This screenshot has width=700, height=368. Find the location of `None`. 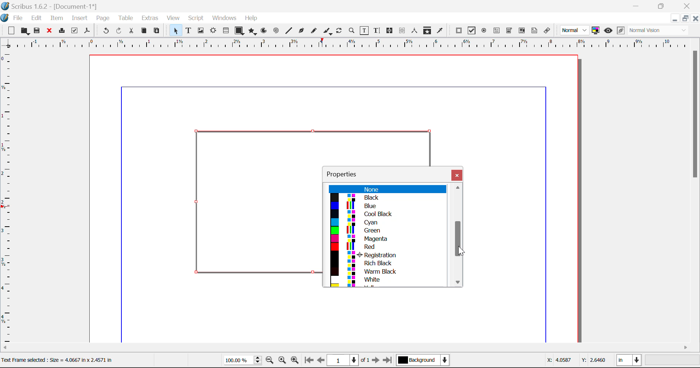

None is located at coordinates (387, 189).